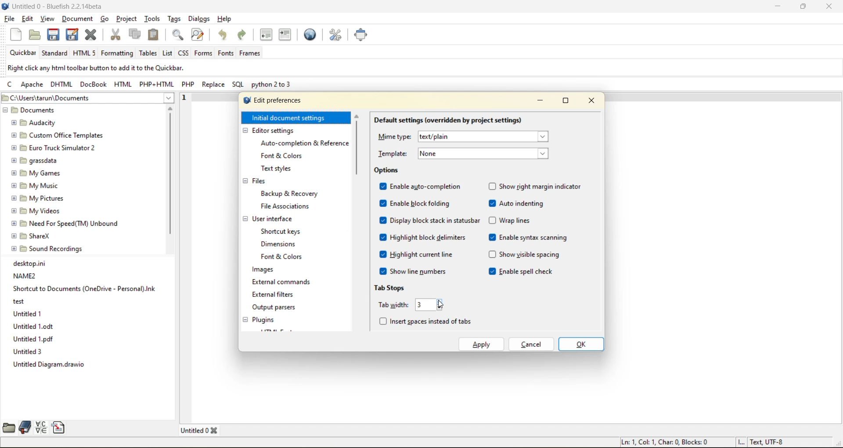  Describe the element at coordinates (93, 85) in the screenshot. I see `docbook` at that location.